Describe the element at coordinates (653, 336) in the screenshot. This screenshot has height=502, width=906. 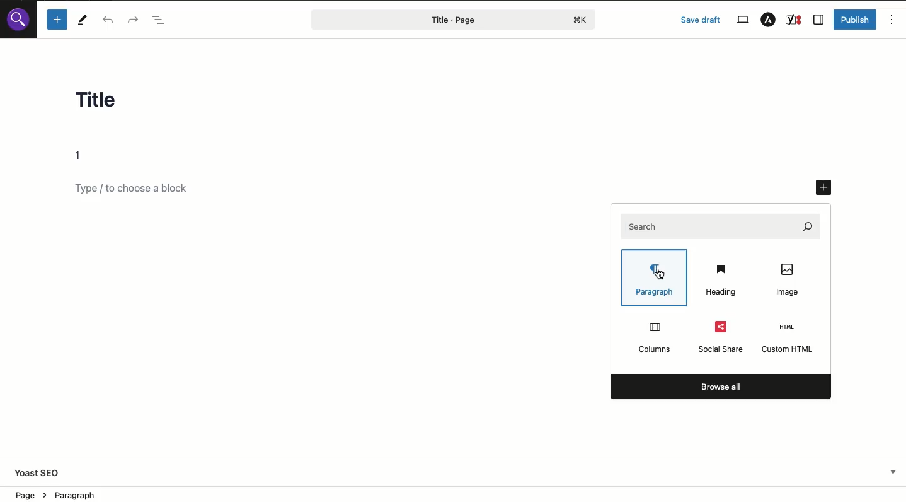
I see `Columns` at that location.